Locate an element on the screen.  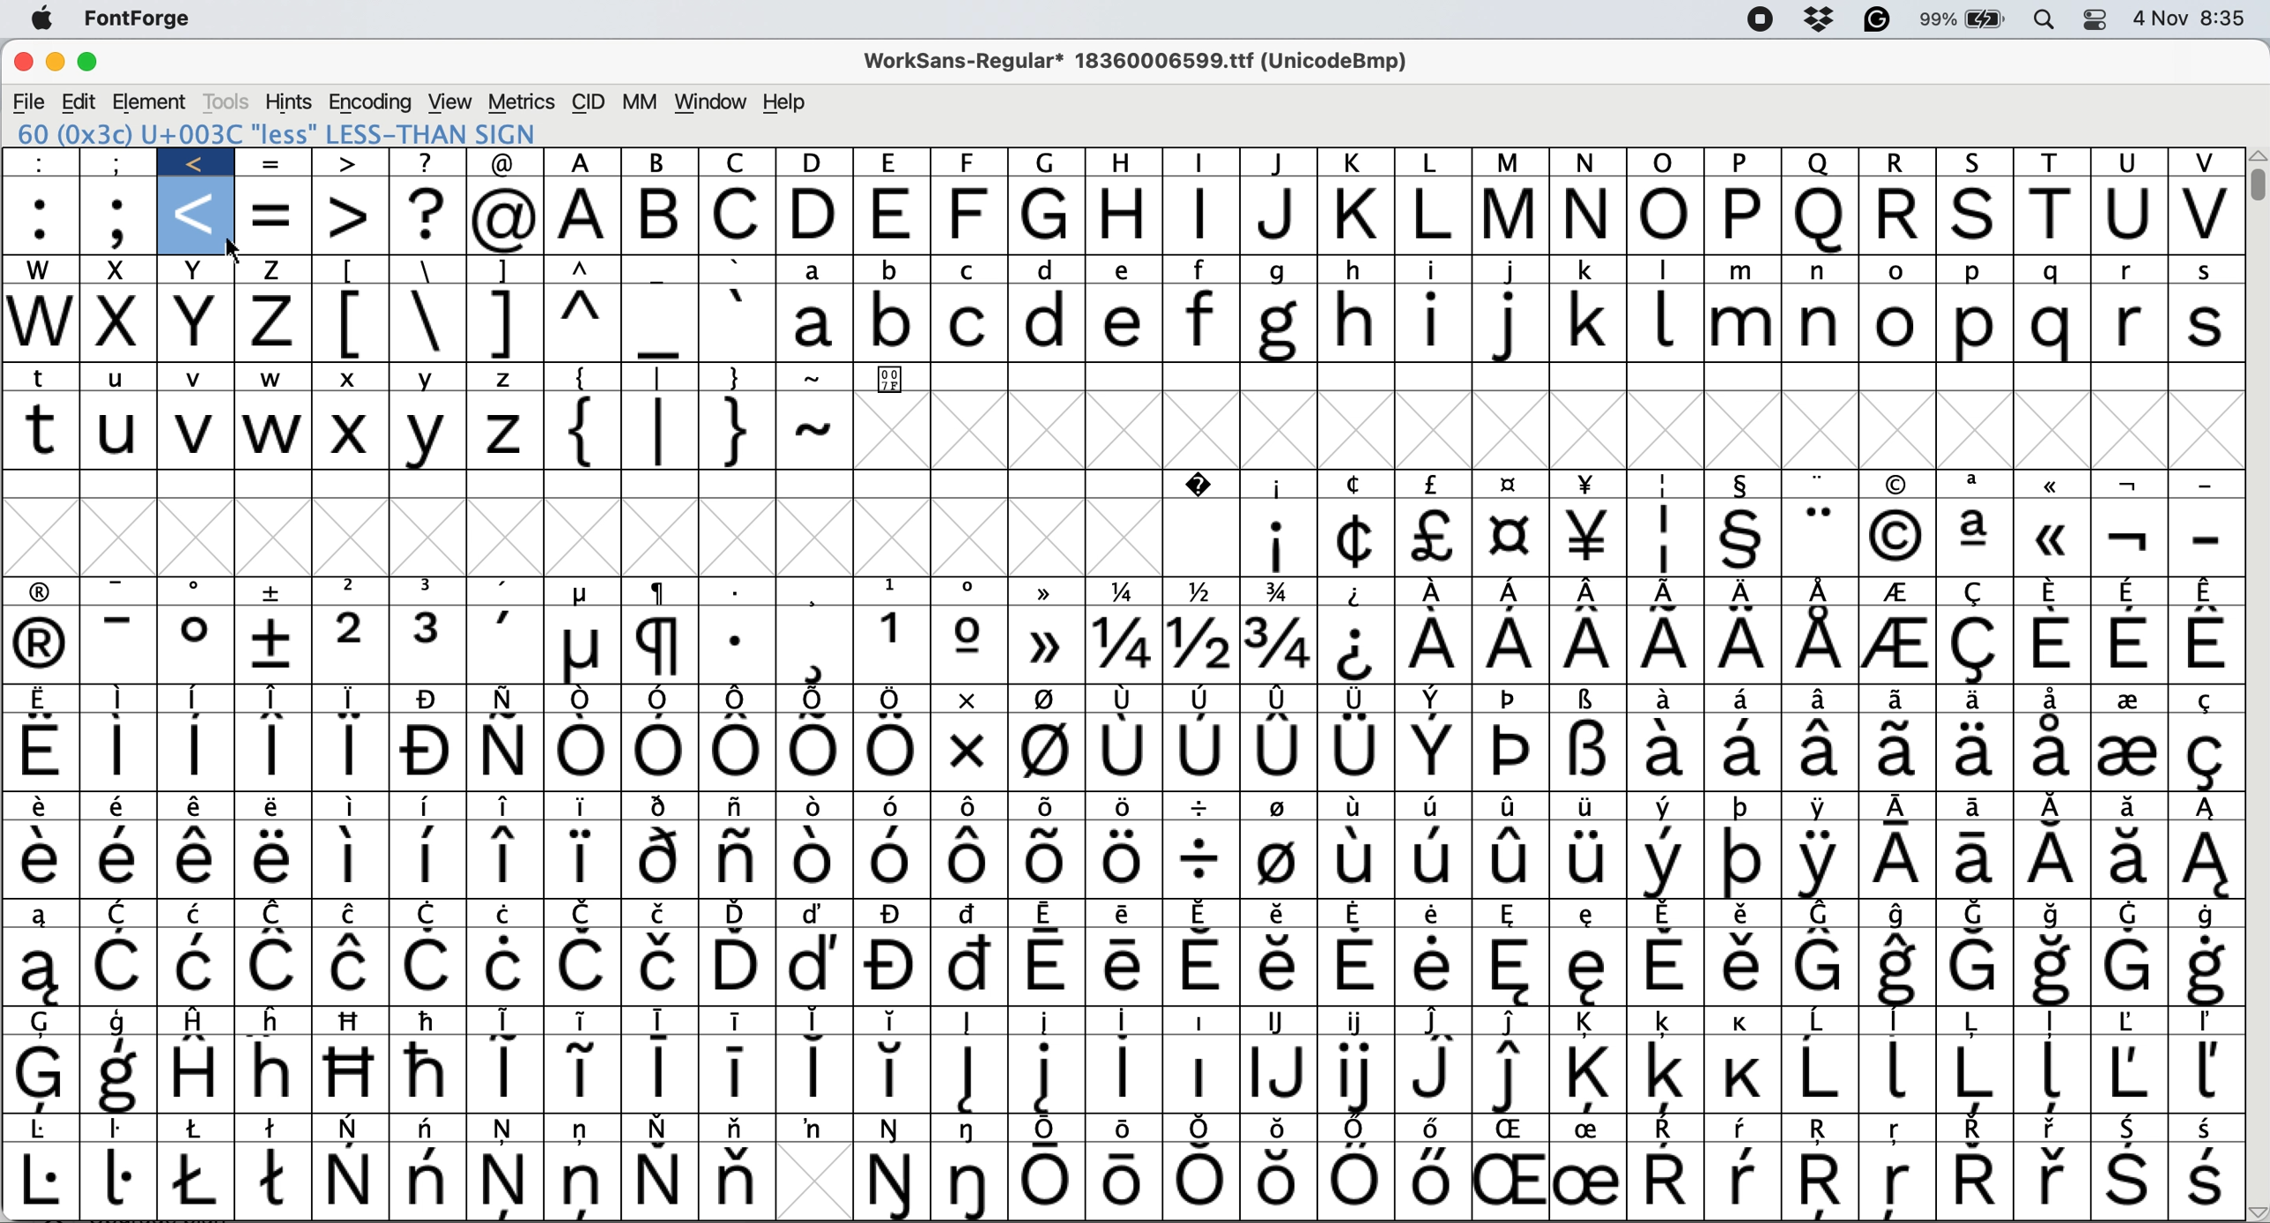
q is located at coordinates (2052, 271).